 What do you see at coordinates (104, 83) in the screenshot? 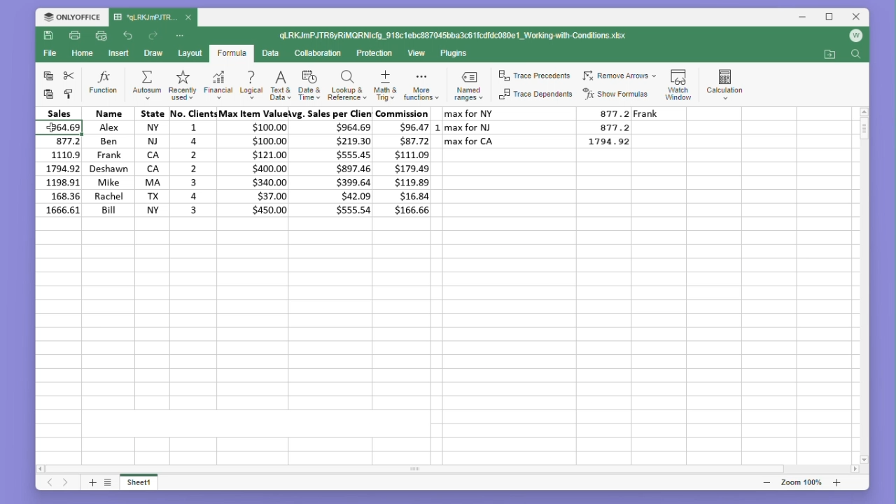
I see `Function` at bounding box center [104, 83].